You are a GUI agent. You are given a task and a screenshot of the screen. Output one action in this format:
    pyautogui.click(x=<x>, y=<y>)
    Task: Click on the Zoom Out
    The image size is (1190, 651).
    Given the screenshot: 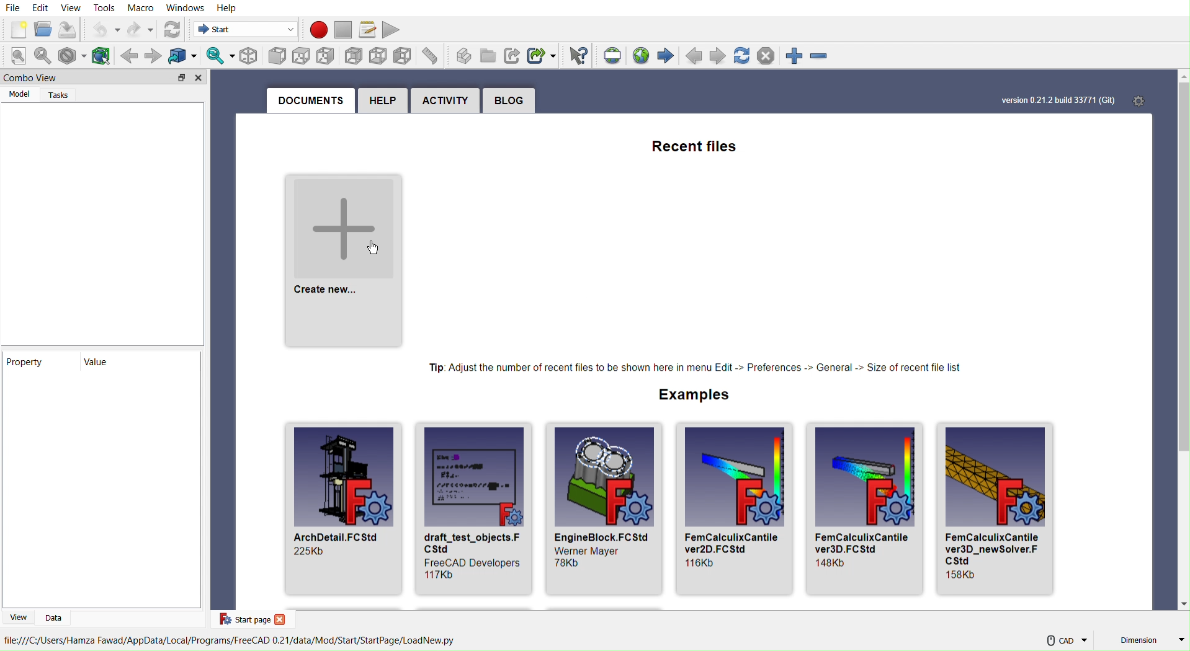 What is the action you would take?
    pyautogui.click(x=825, y=57)
    